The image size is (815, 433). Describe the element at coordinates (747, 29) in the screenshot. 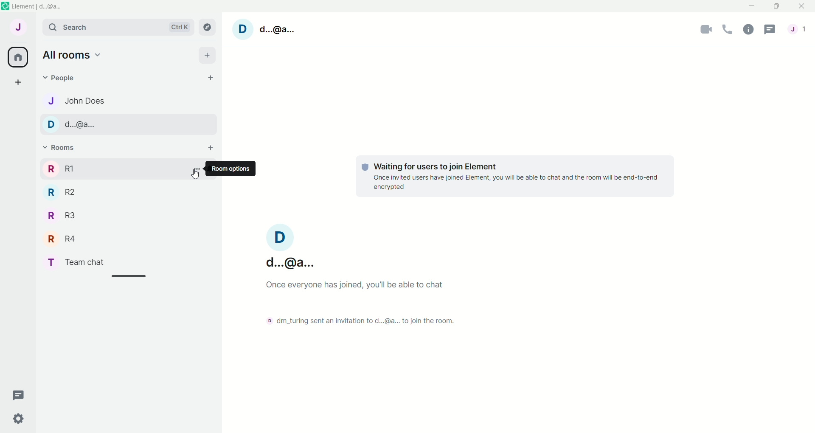

I see `room info` at that location.